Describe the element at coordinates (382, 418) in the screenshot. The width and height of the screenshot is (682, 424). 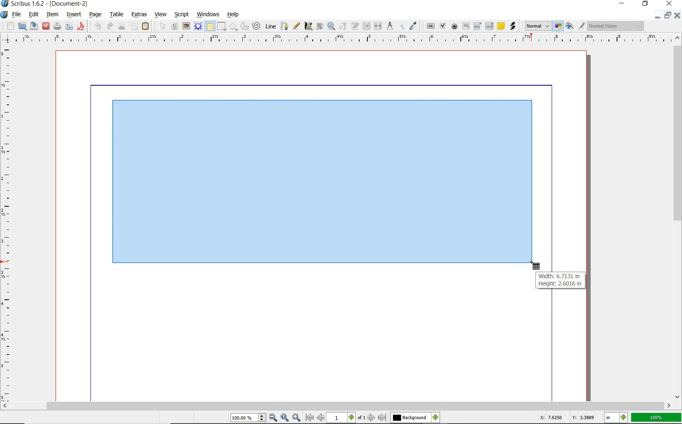
I see `go to last page` at that location.